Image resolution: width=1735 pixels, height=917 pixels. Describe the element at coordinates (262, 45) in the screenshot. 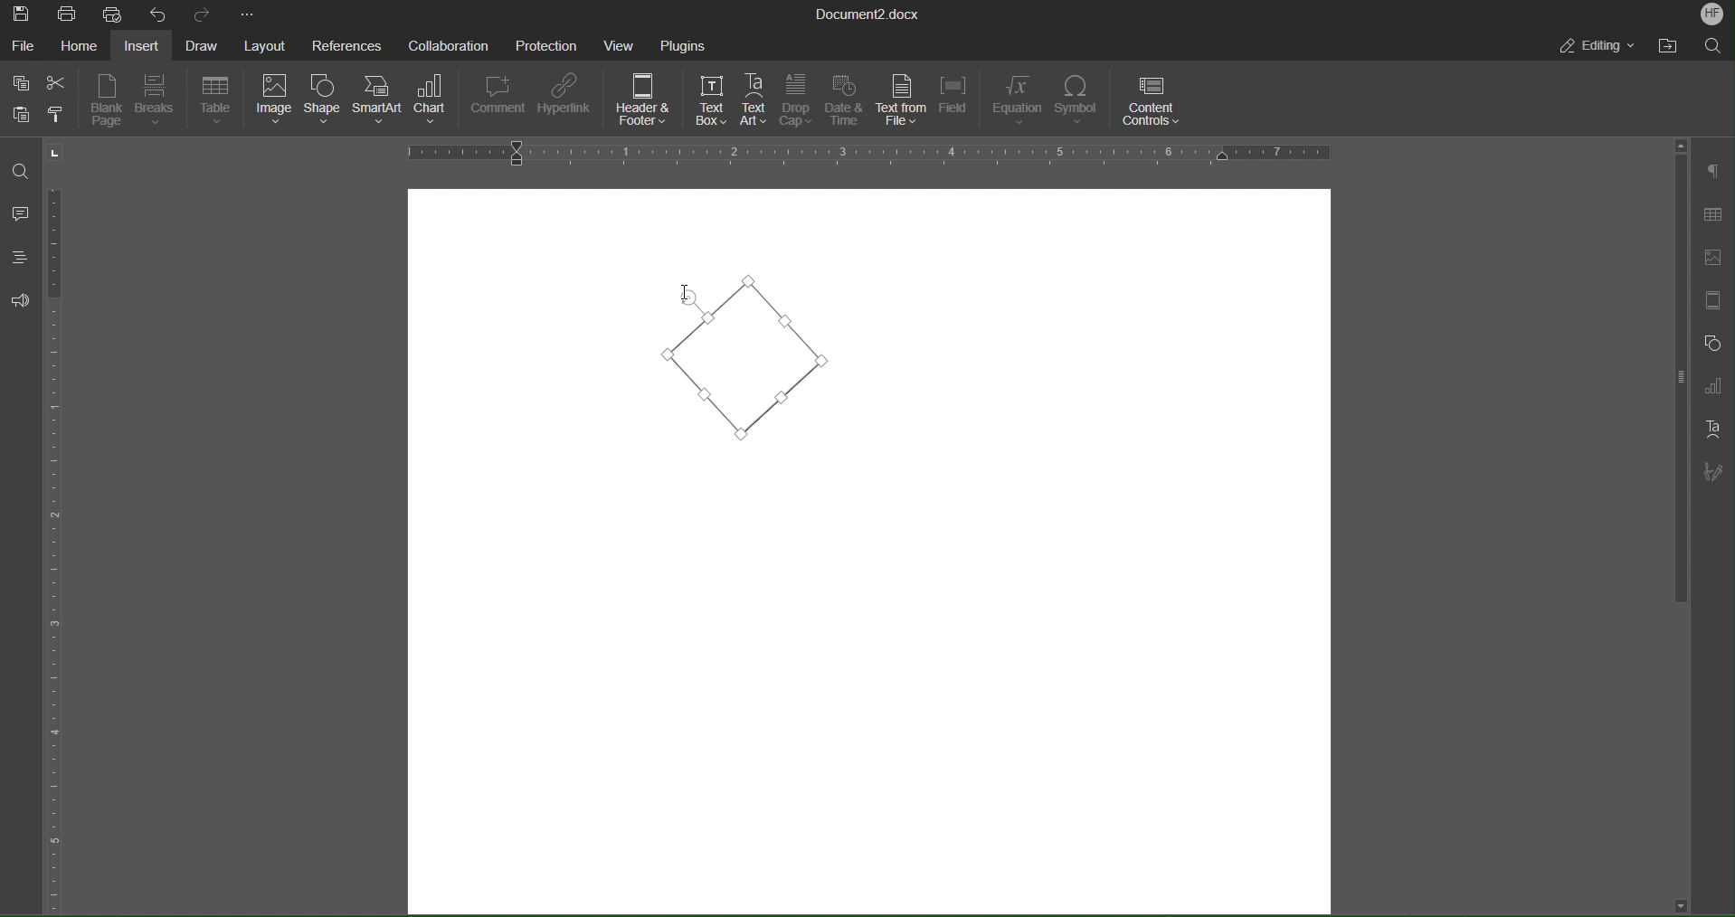

I see `Layout` at that location.